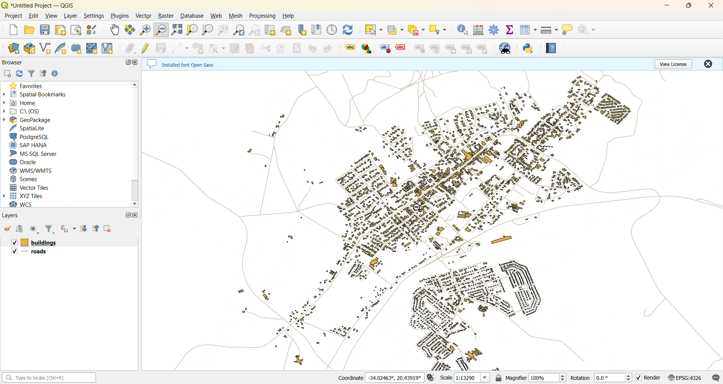  I want to click on ms sql server, so click(38, 153).